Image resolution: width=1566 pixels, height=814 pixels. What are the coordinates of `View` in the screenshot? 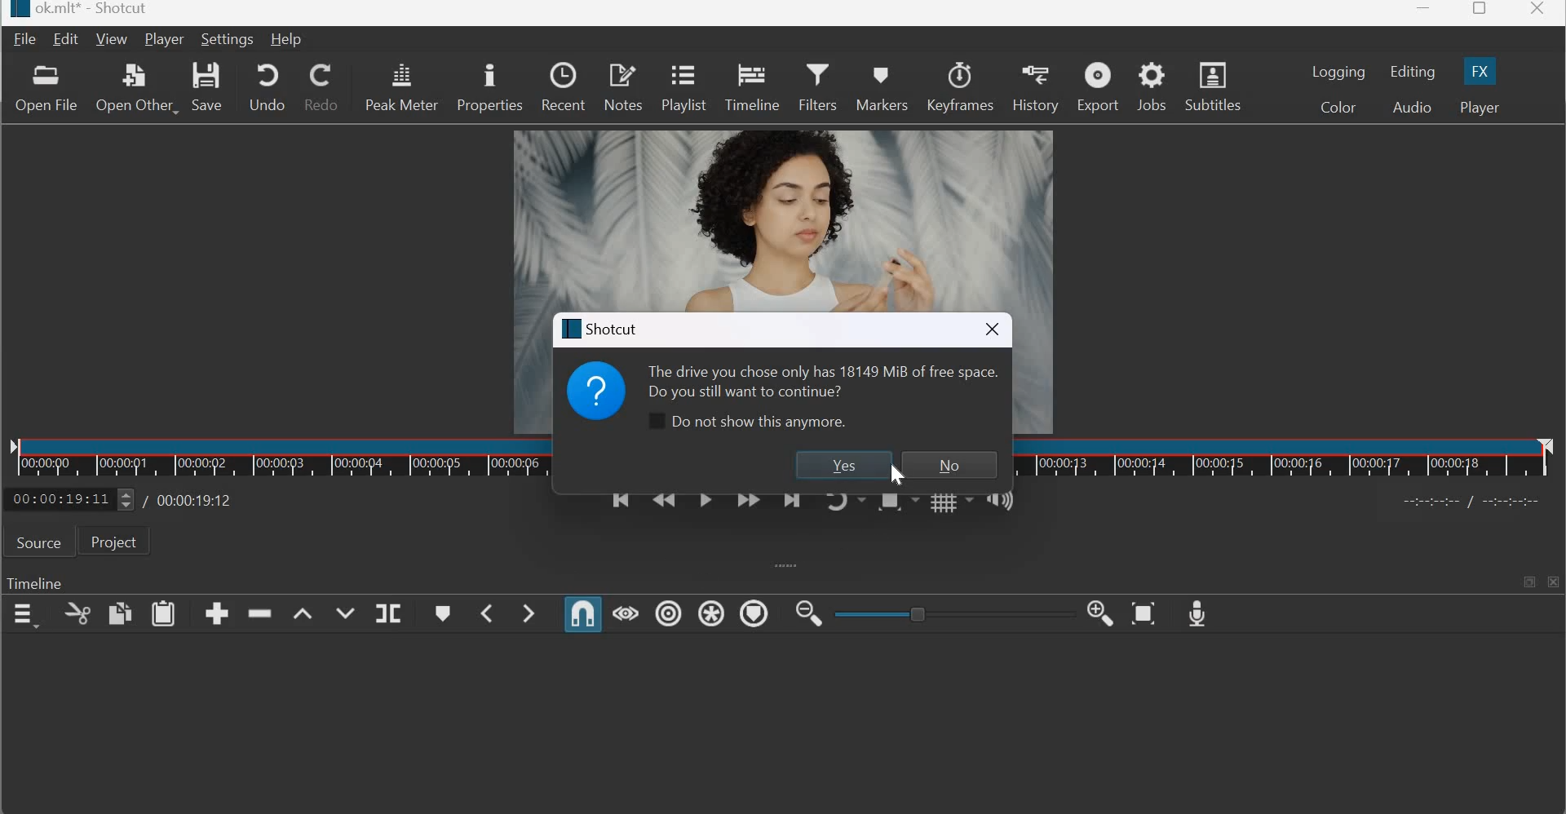 It's located at (112, 40).